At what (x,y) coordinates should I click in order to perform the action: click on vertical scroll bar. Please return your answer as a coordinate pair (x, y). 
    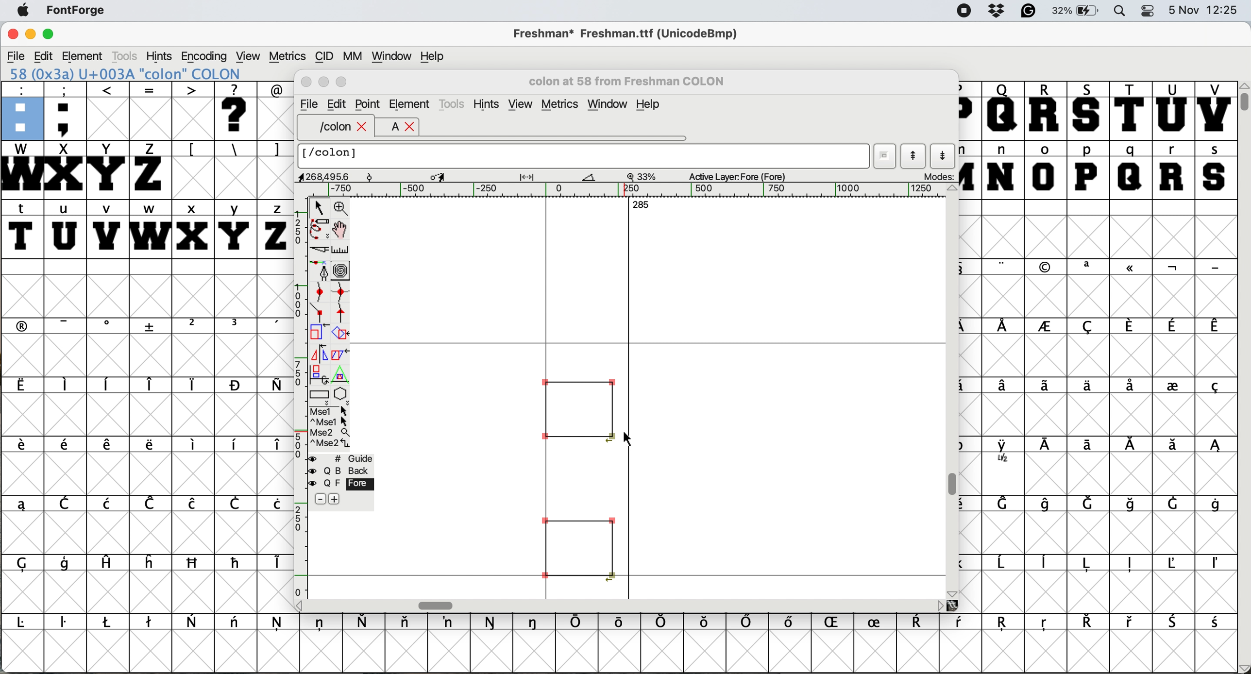
    Looking at the image, I should click on (1243, 377).